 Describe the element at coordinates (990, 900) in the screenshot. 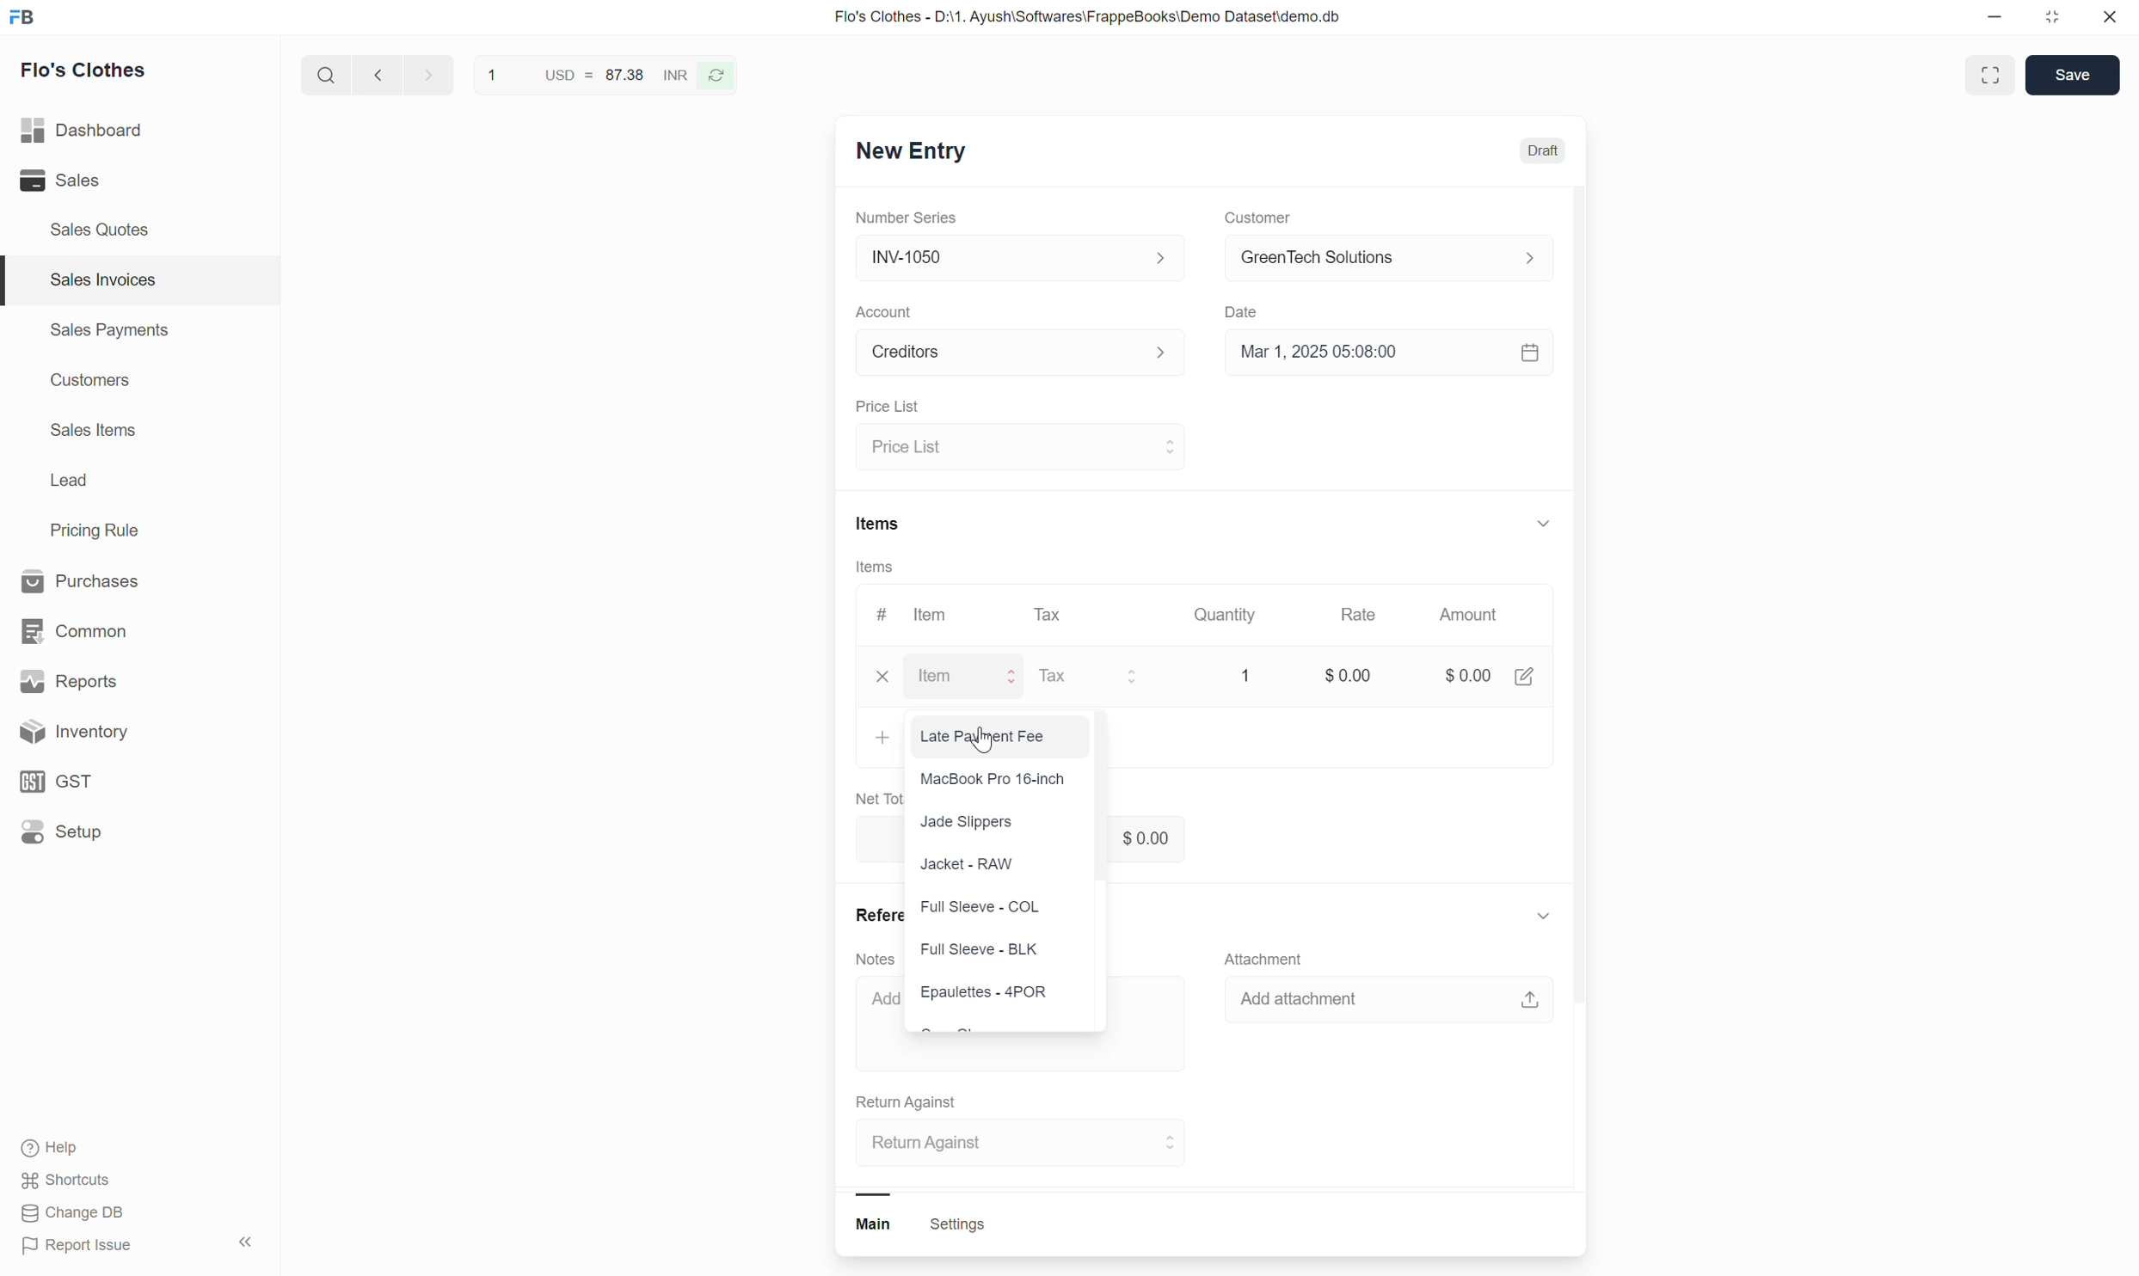

I see `Full Sleeve - COL` at that location.